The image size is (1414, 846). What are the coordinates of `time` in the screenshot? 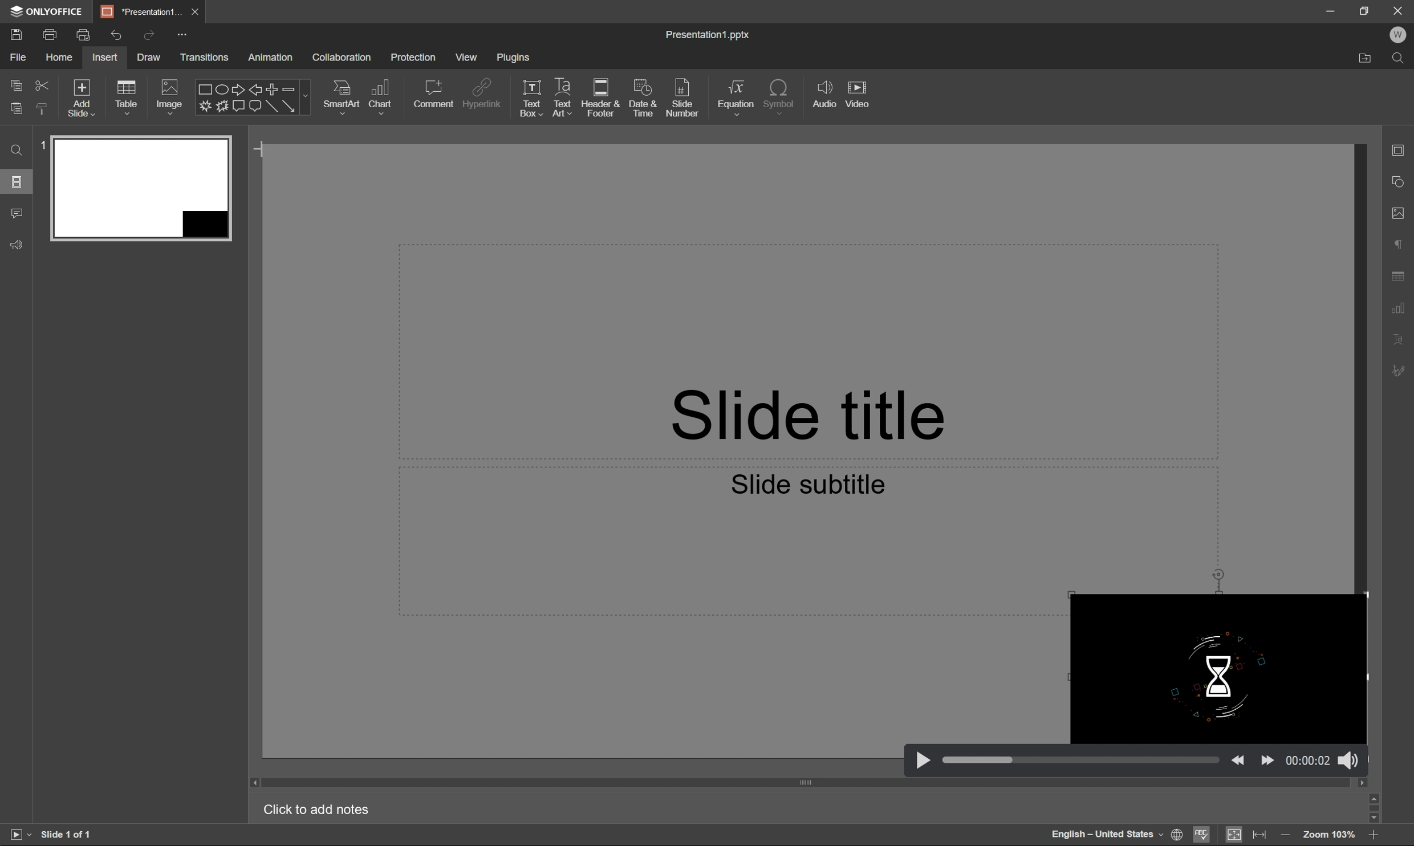 It's located at (1308, 760).